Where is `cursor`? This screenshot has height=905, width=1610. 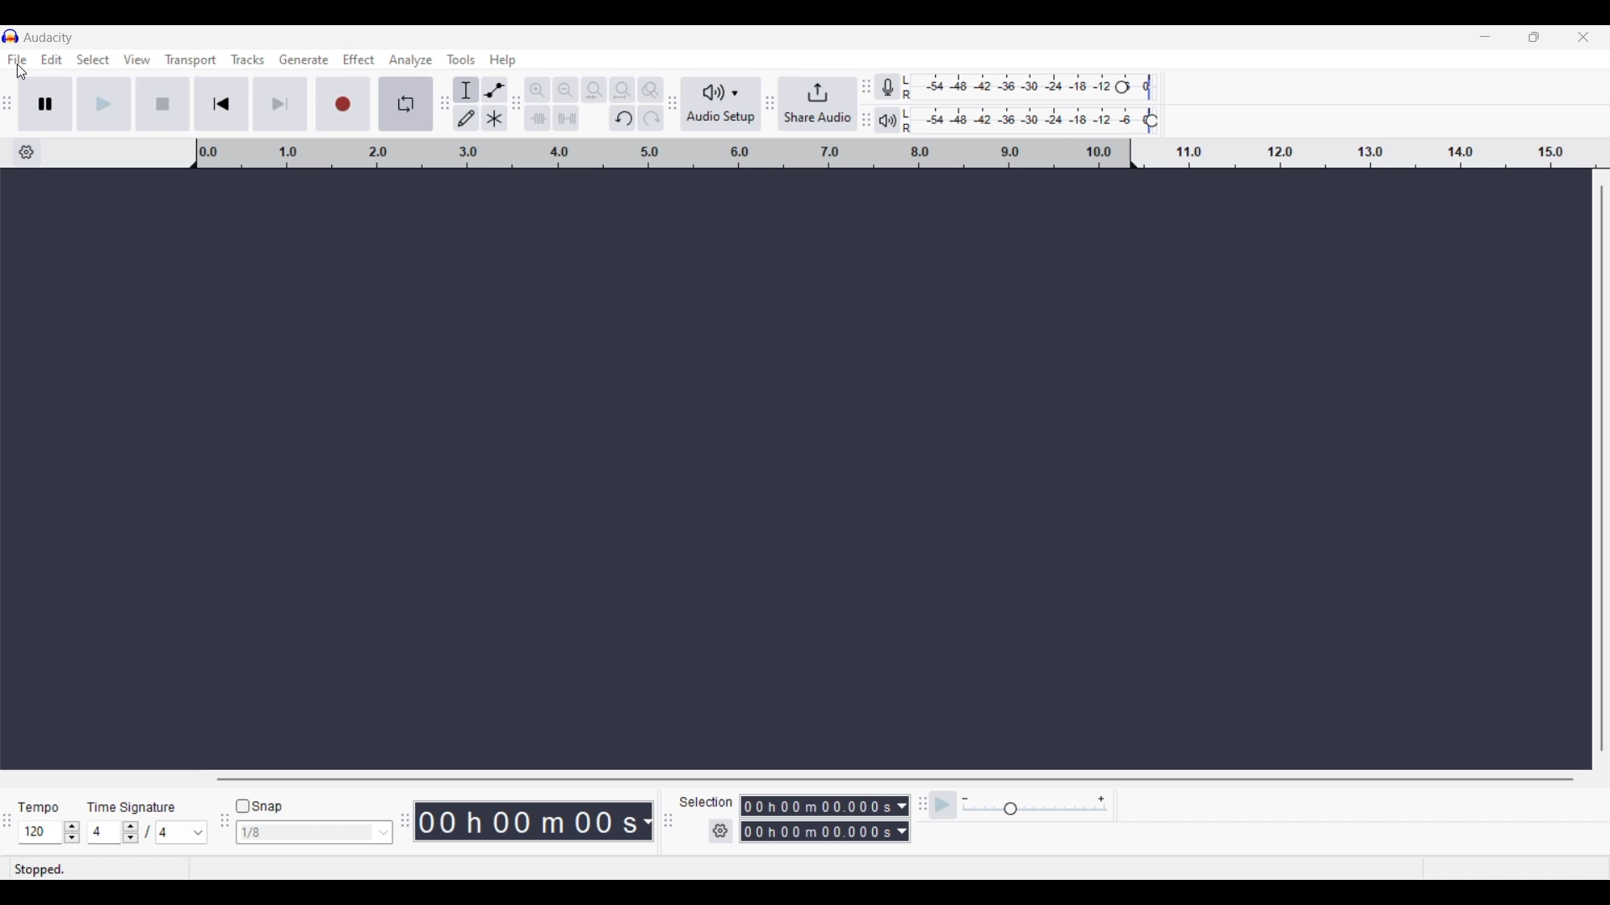
cursor is located at coordinates (25, 74).